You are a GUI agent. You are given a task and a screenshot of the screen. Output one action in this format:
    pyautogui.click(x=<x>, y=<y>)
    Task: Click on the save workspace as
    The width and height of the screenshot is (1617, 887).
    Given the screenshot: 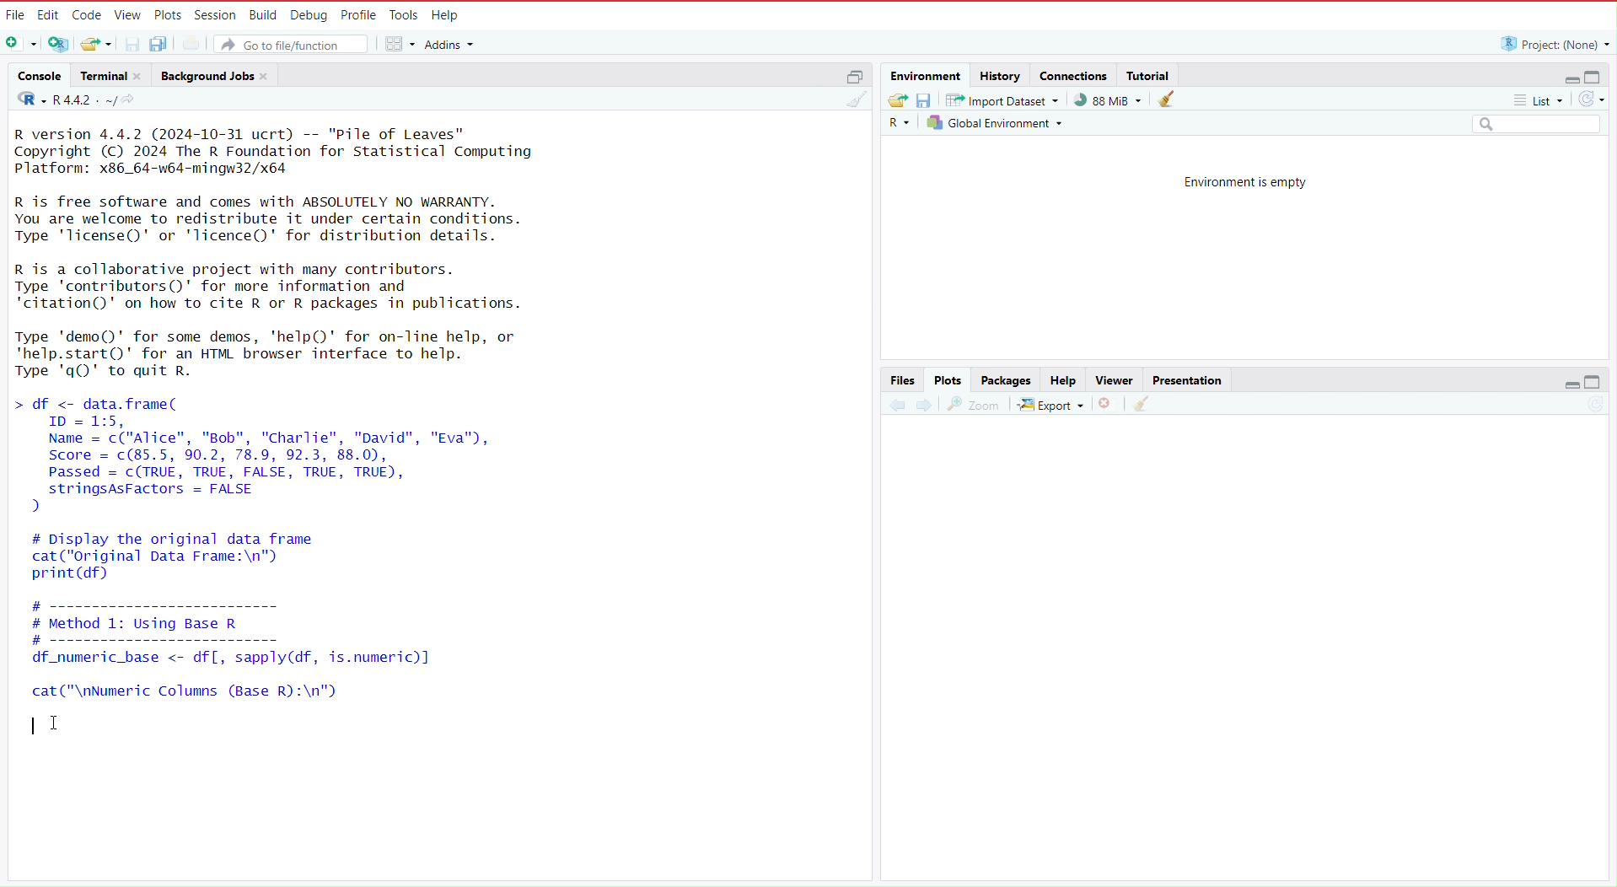 What is the action you would take?
    pyautogui.click(x=927, y=101)
    